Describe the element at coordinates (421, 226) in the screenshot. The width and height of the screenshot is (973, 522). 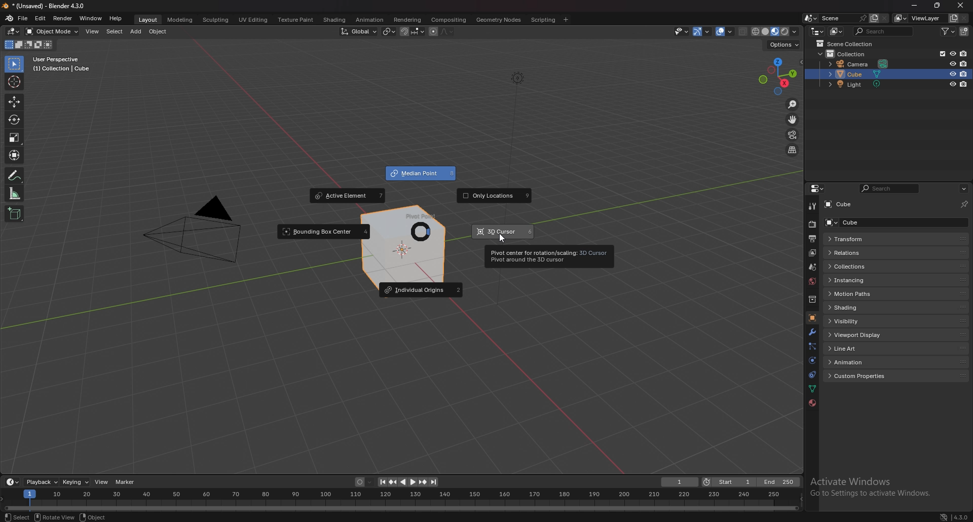
I see `pivot point` at that location.